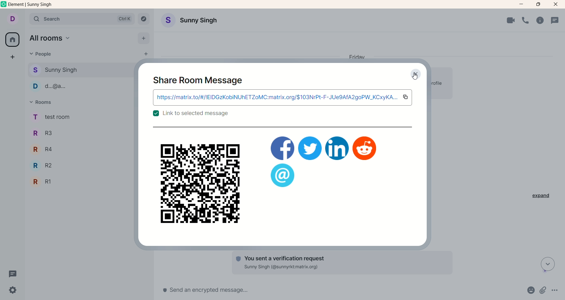 This screenshot has height=300, width=565. I want to click on send message, so click(238, 291).